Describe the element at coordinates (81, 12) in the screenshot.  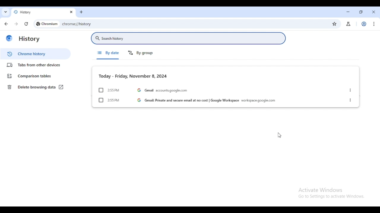
I see `new tab` at that location.